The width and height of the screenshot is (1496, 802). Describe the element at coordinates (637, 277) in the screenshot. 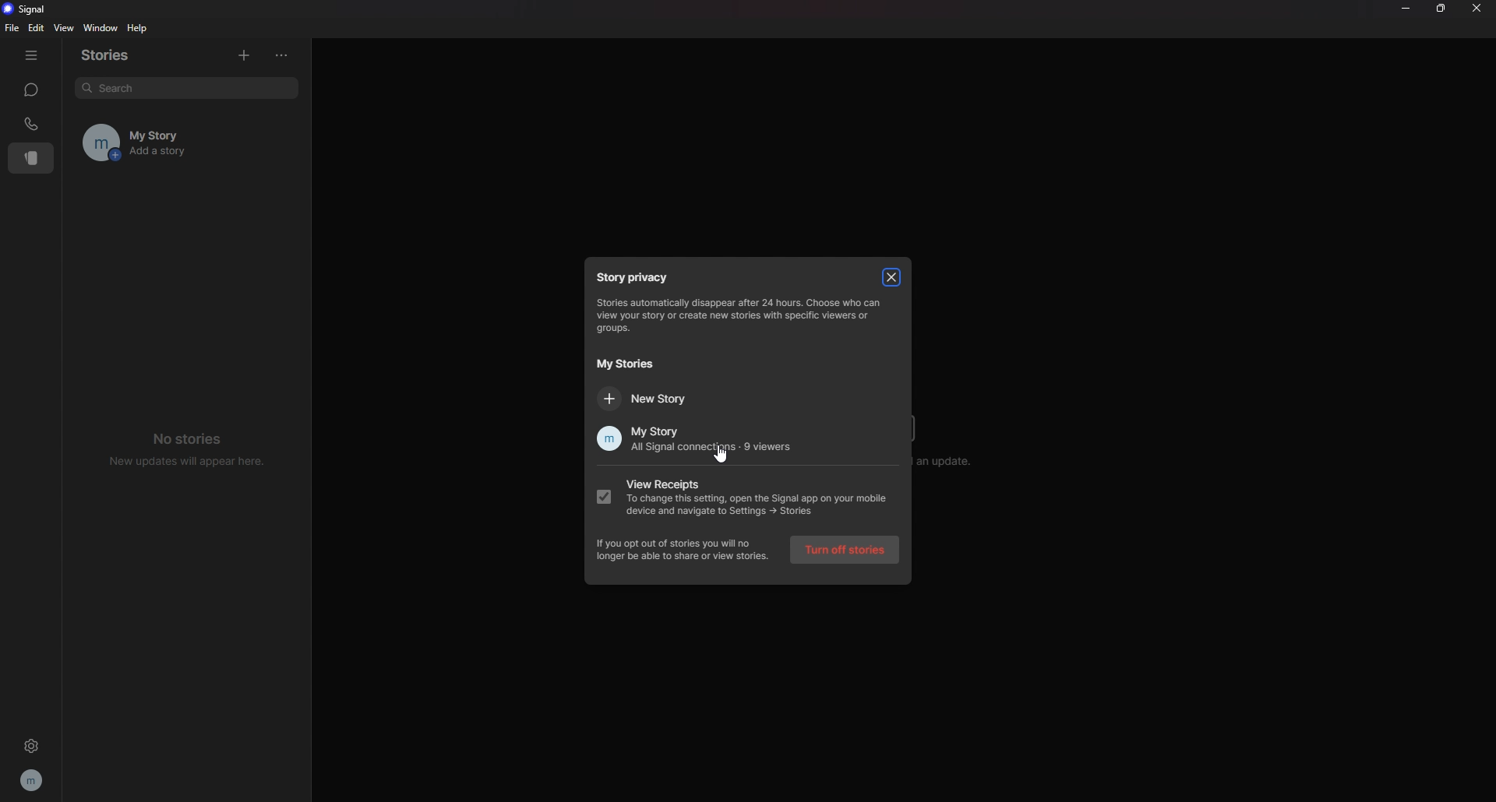

I see `story privacy` at that location.